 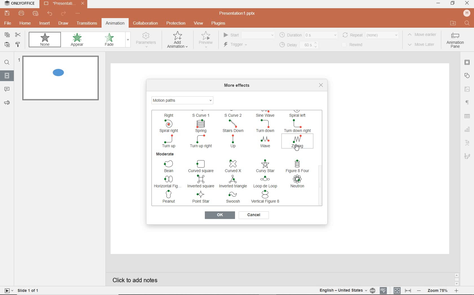 I want to click on POINT STAR, so click(x=202, y=198).